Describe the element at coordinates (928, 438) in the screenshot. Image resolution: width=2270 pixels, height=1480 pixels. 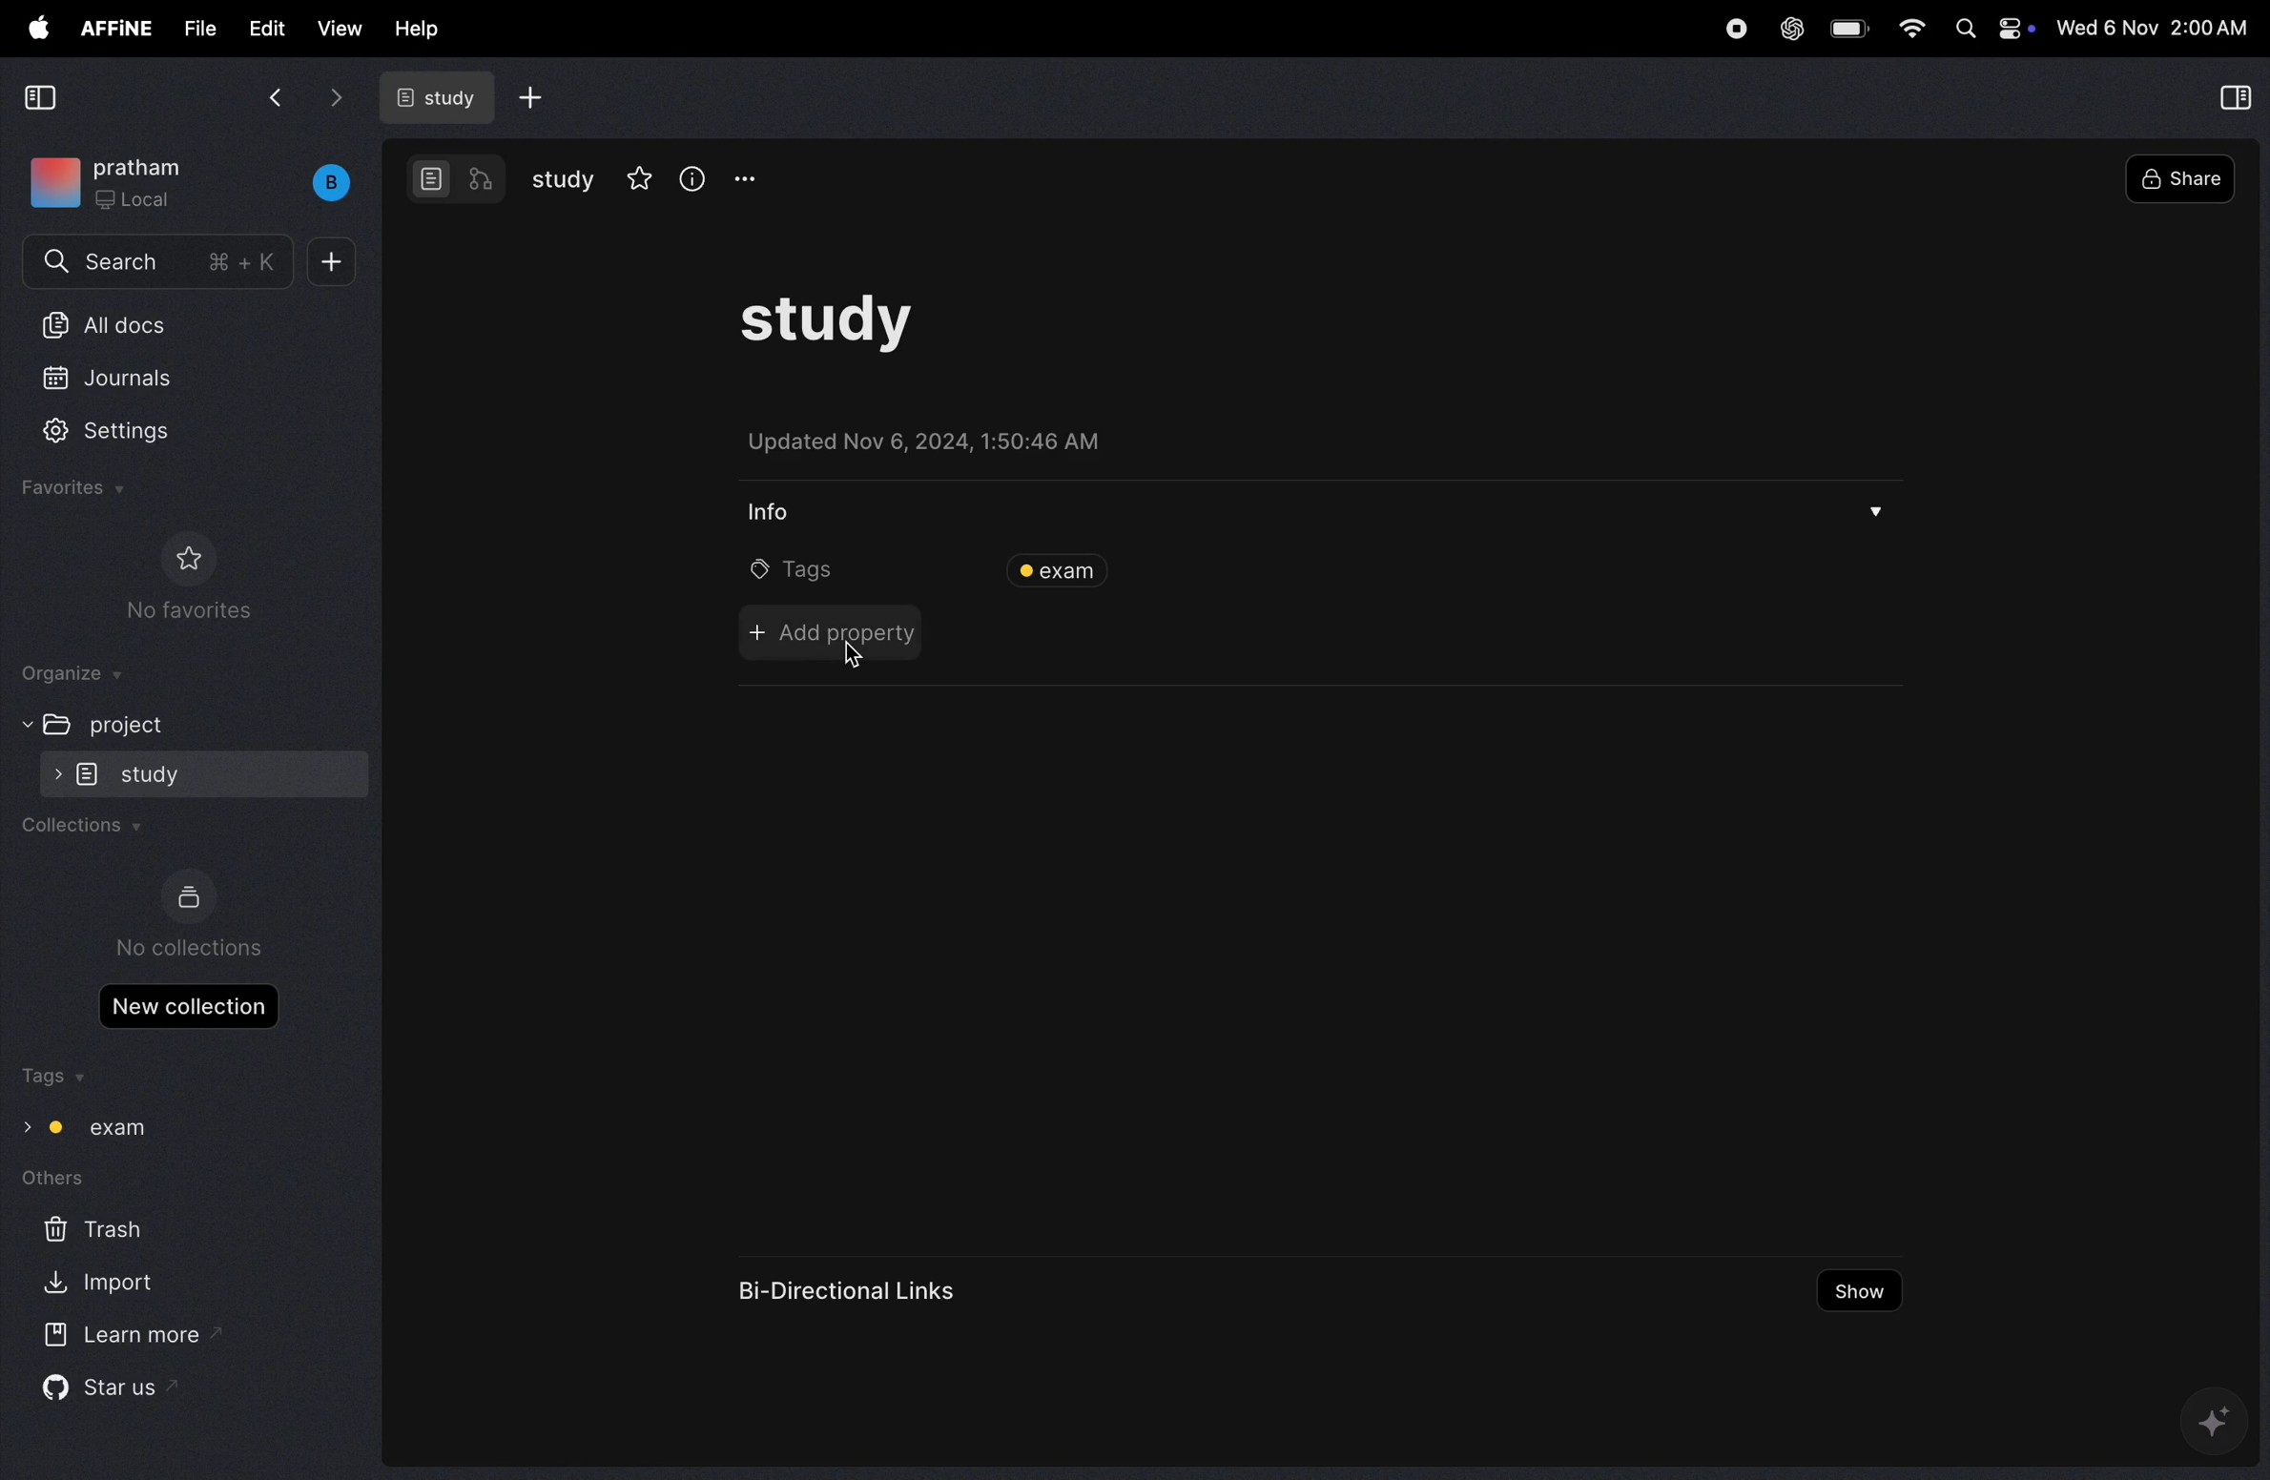
I see `updated` at that location.